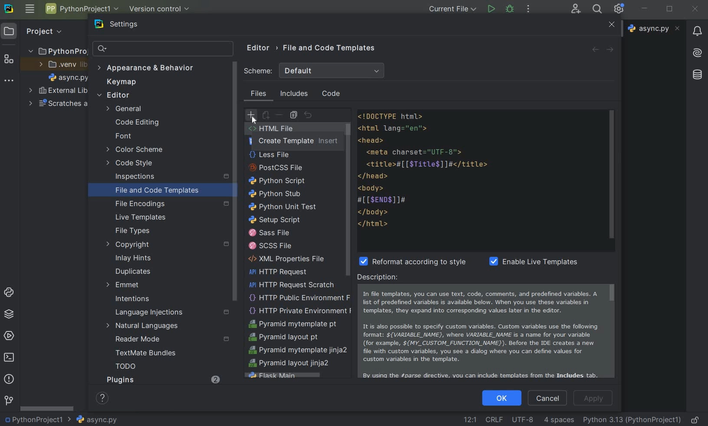 This screenshot has width=708, height=426. Describe the element at coordinates (30, 9) in the screenshot. I see `main menu` at that location.